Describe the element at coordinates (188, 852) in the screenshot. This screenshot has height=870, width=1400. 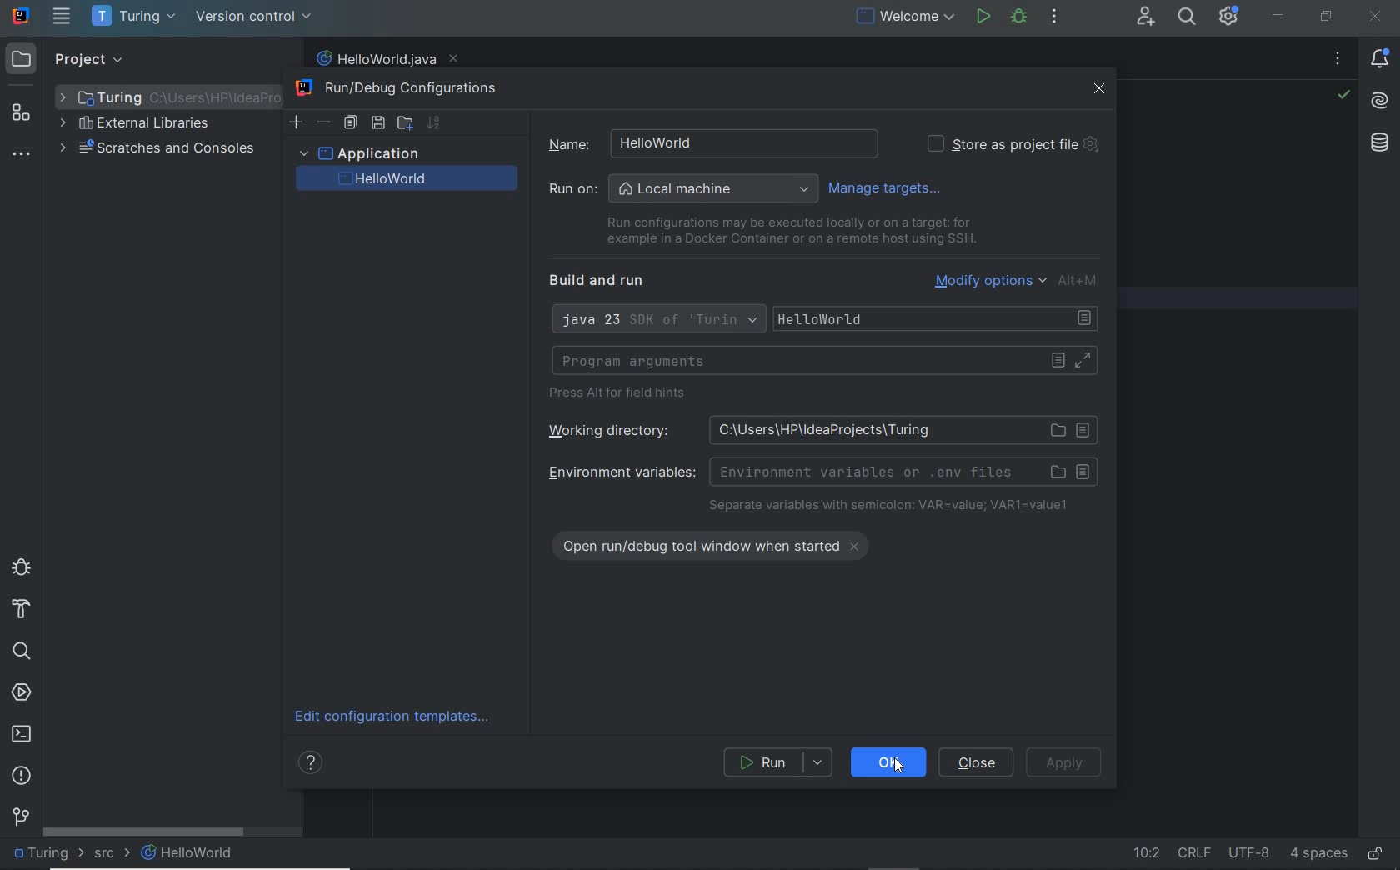
I see `HelloWorld` at that location.